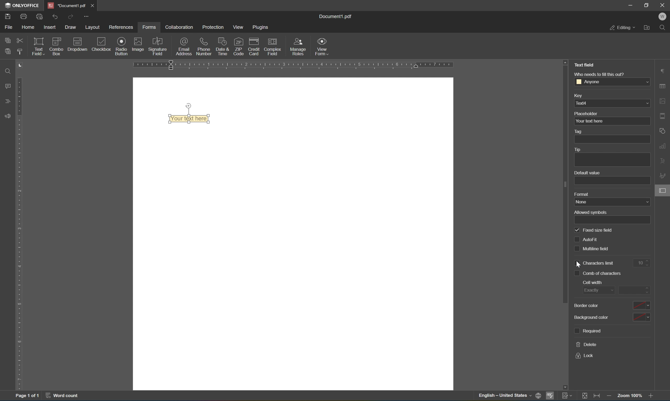  Describe the element at coordinates (624, 28) in the screenshot. I see `editing` at that location.